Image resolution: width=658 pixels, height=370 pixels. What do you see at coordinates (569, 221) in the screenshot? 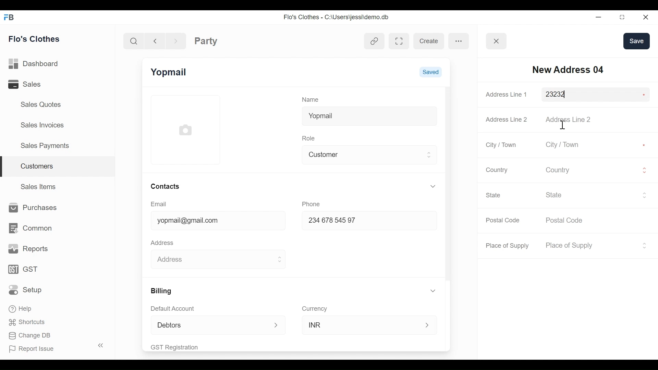
I see `Postal Code` at bounding box center [569, 221].